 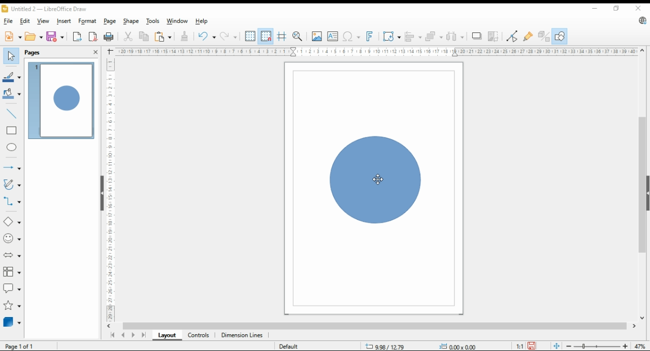 I want to click on Page 1 of 1, so click(x=23, y=346).